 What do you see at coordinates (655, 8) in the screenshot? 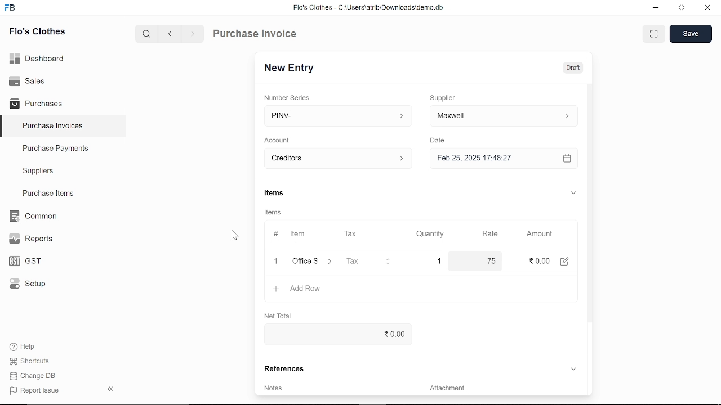
I see `minimize` at bounding box center [655, 8].